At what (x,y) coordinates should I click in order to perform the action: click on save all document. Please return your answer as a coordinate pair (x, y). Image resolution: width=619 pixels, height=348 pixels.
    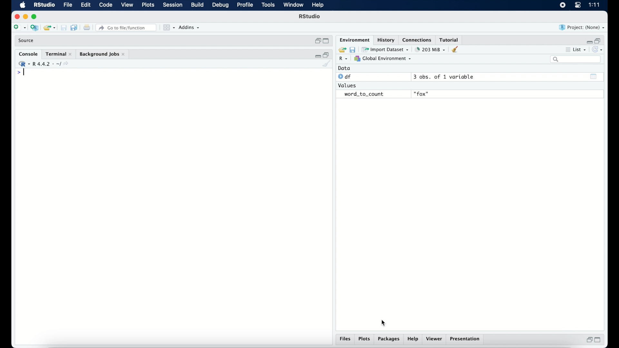
    Looking at the image, I should click on (75, 28).